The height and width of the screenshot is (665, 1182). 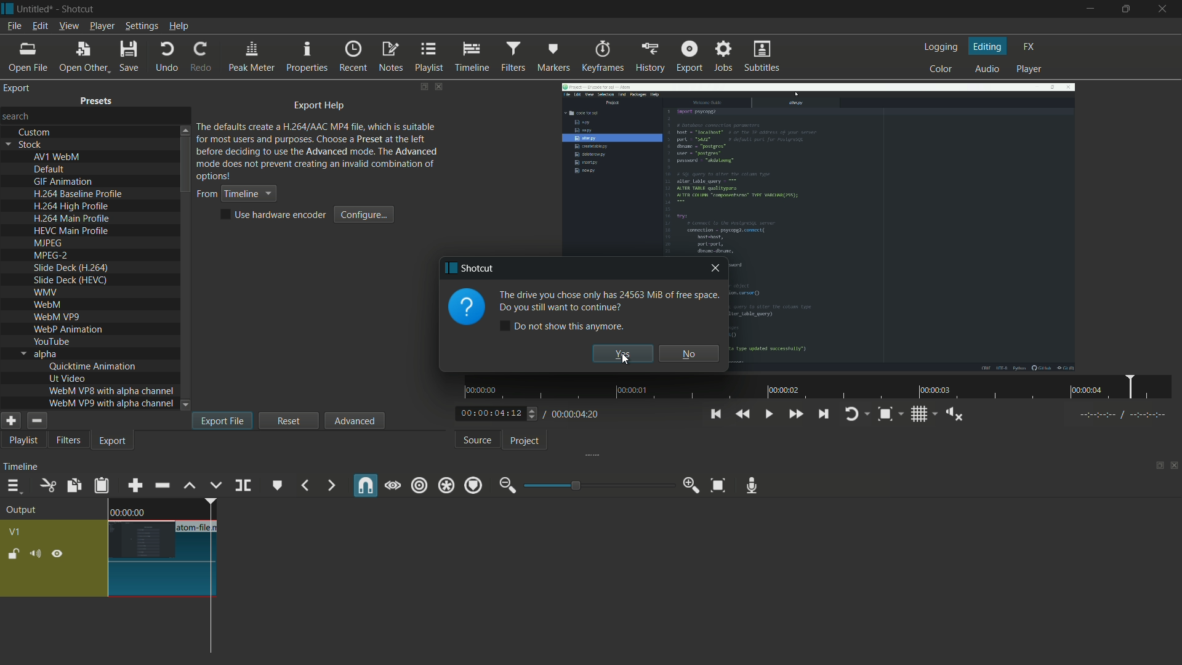 I want to click on peak meter, so click(x=252, y=58).